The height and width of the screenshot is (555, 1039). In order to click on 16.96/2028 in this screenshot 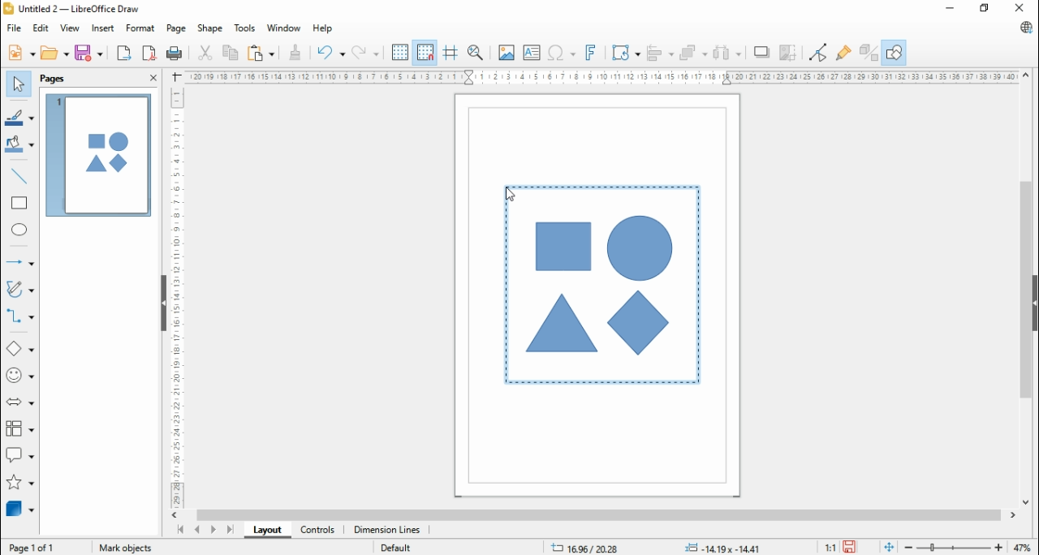, I will do `click(582, 549)`.